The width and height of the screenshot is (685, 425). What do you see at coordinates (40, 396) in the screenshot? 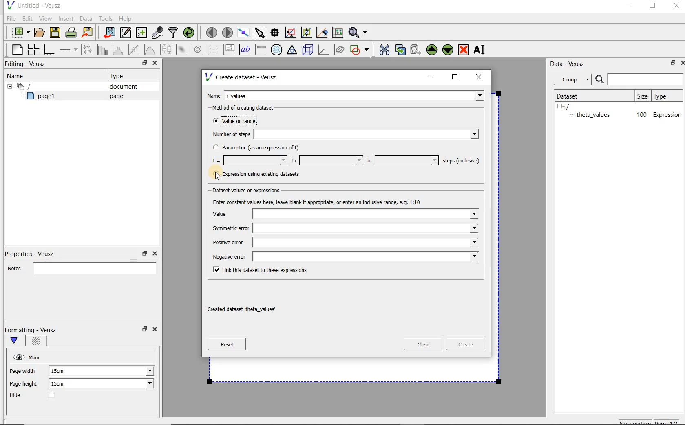
I see `Hide` at bounding box center [40, 396].